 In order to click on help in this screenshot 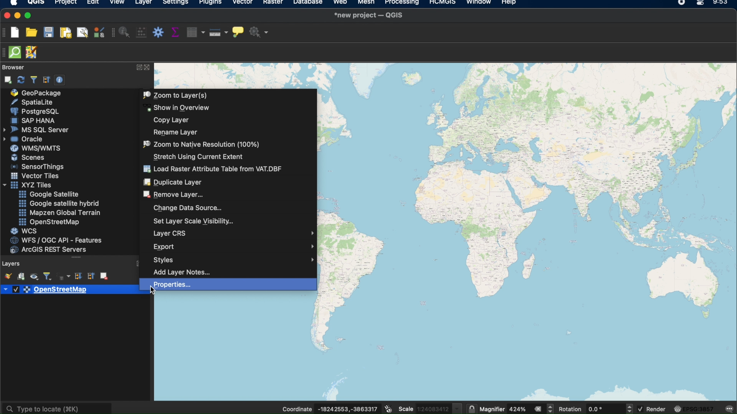, I will do `click(509, 3)`.